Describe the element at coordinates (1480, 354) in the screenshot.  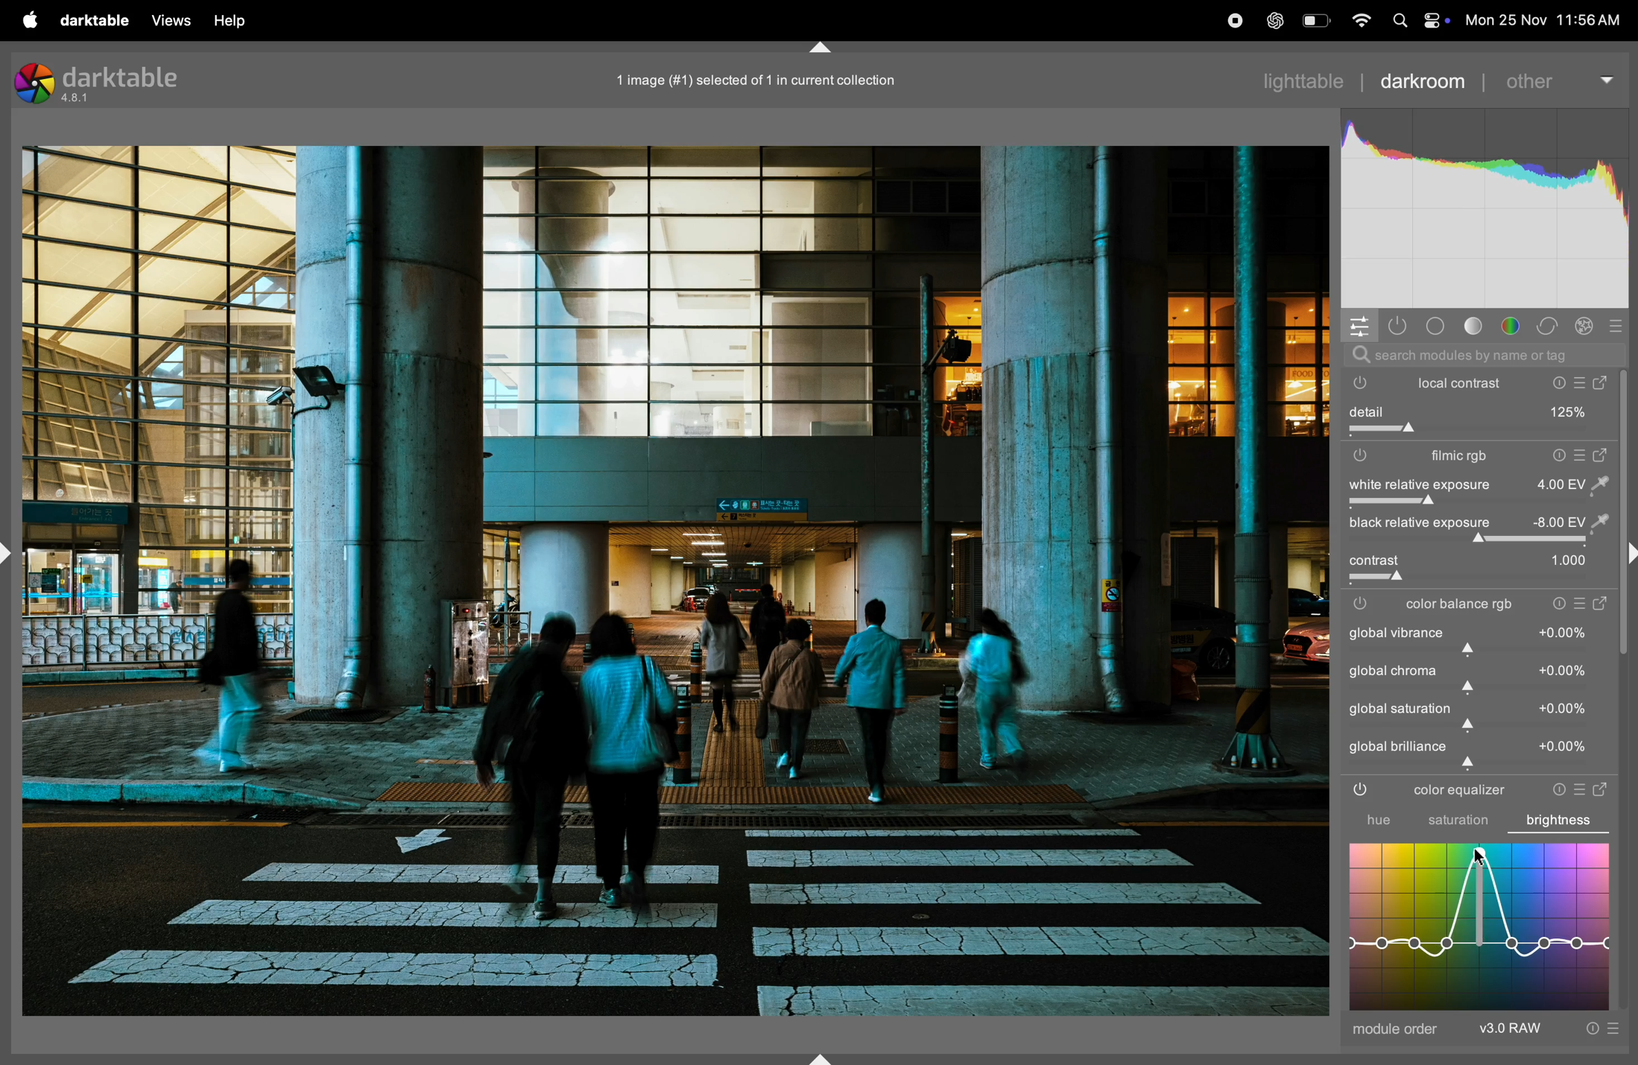
I see `search bar` at that location.